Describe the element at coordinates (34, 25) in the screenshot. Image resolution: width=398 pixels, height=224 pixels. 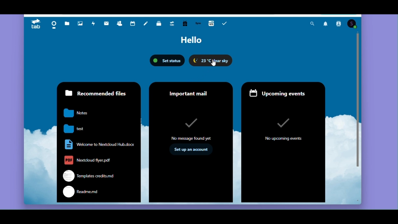
I see `Tab ` at that location.